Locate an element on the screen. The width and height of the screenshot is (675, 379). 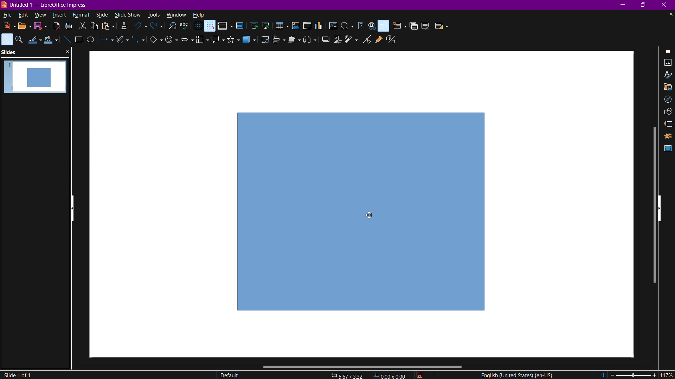
Rectangle is located at coordinates (79, 40).